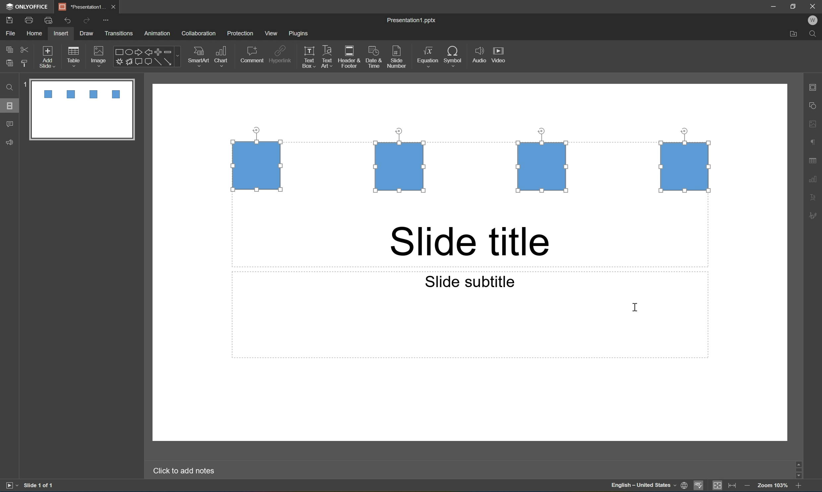  I want to click on chart, so click(223, 55).